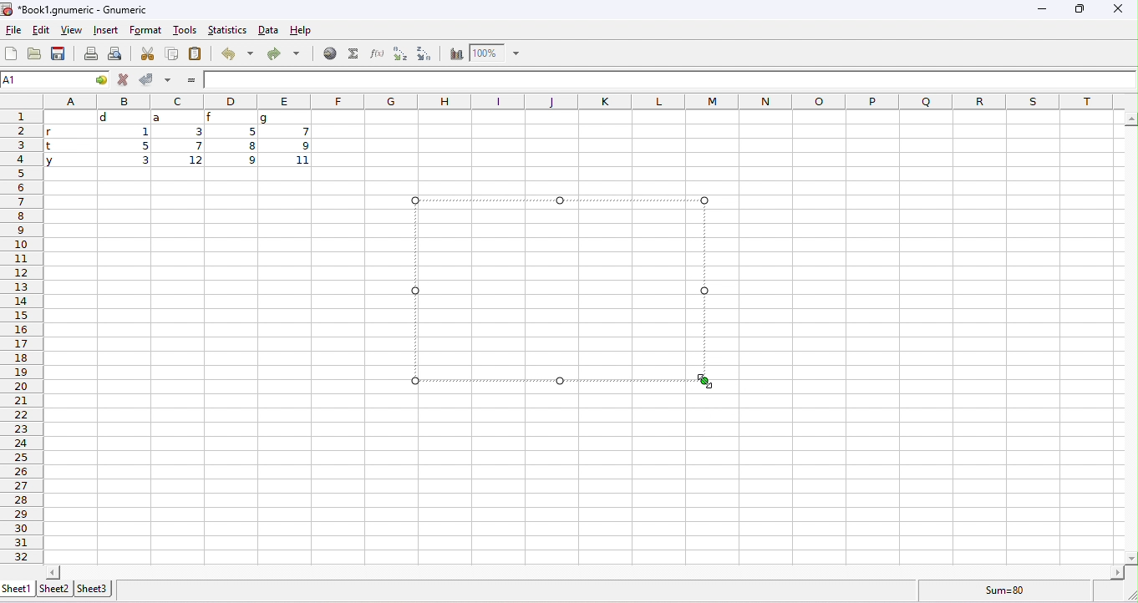 The image size is (1138, 603). I want to click on vertical slider, so click(1130, 337).